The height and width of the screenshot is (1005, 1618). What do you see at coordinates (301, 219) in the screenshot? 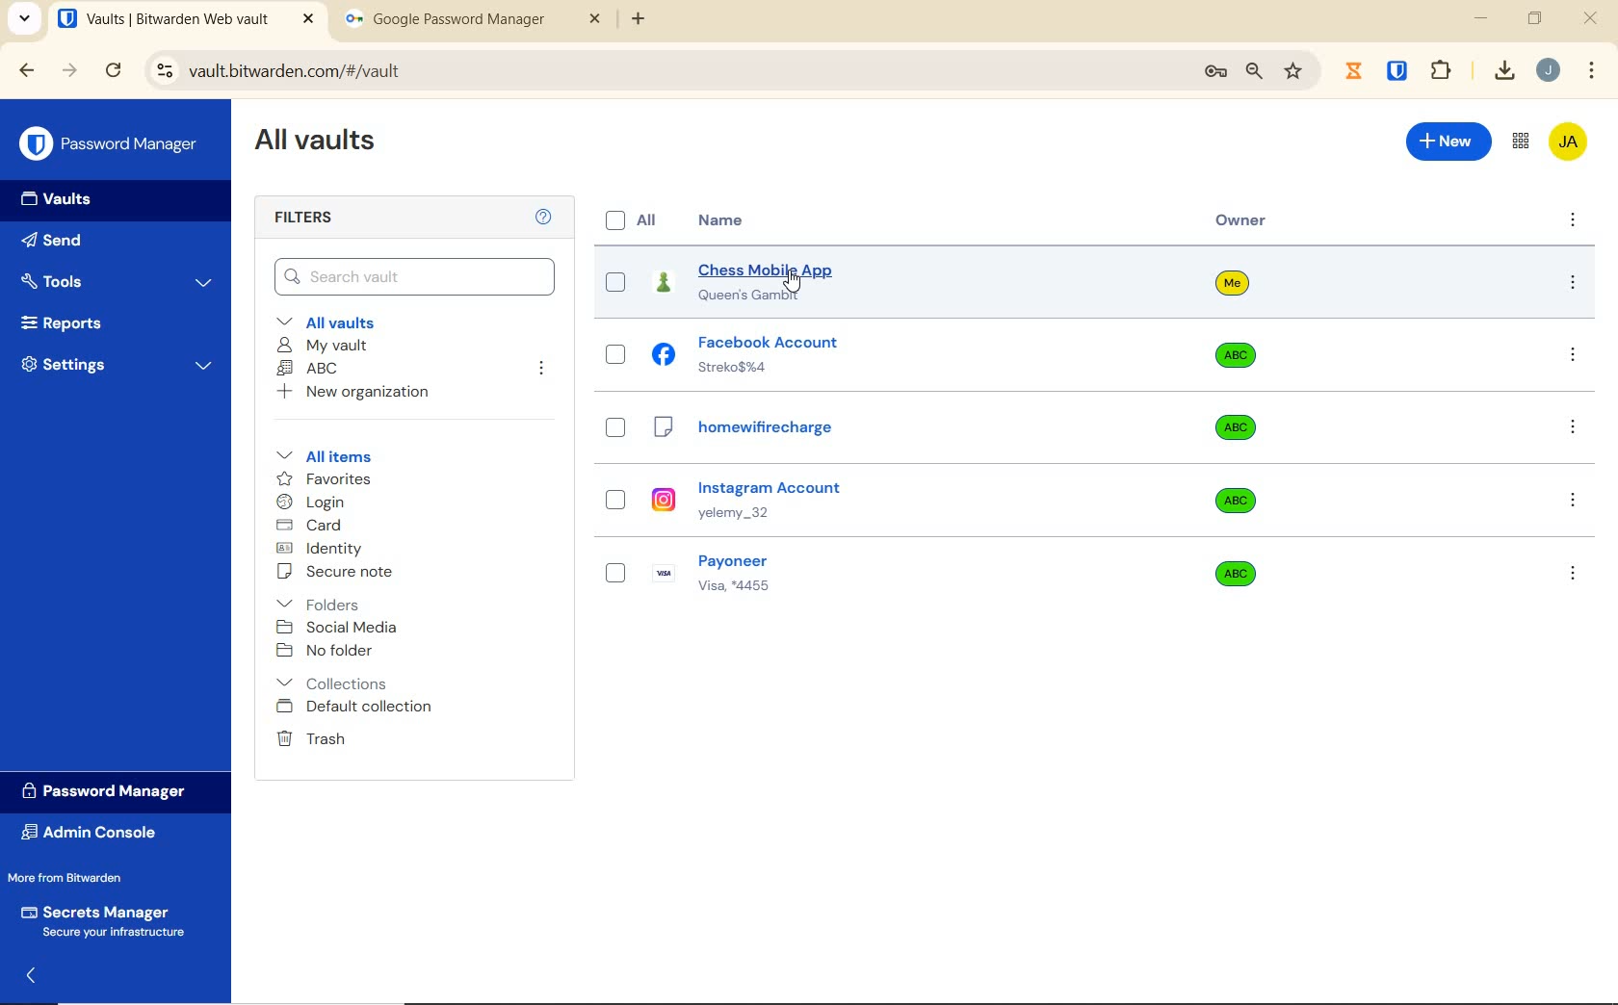
I see `Filters` at bounding box center [301, 219].